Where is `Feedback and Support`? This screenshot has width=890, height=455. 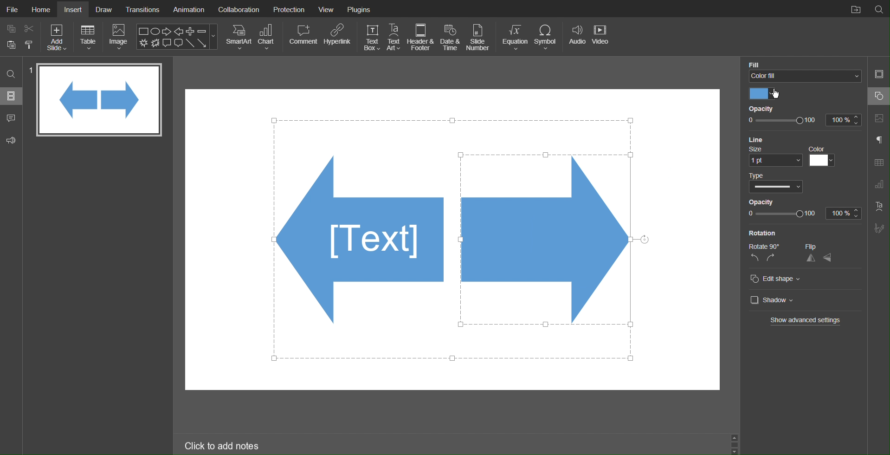
Feedback and Support is located at coordinates (12, 139).